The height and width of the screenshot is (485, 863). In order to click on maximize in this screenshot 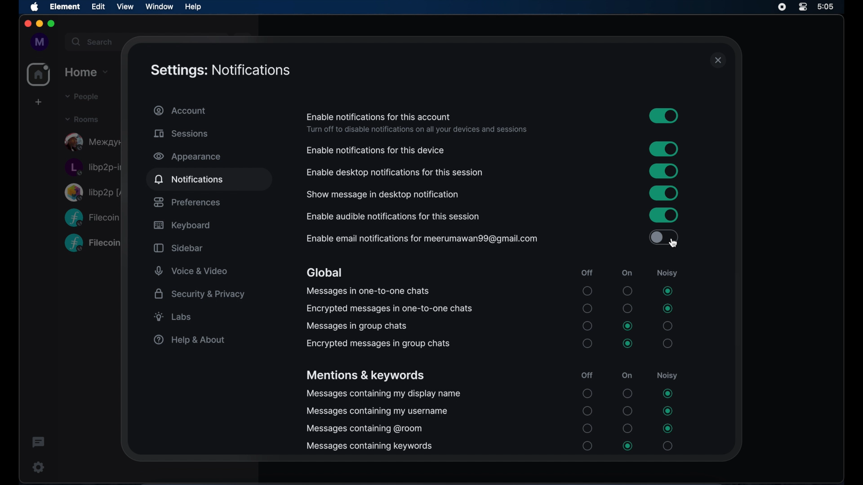, I will do `click(52, 24)`.